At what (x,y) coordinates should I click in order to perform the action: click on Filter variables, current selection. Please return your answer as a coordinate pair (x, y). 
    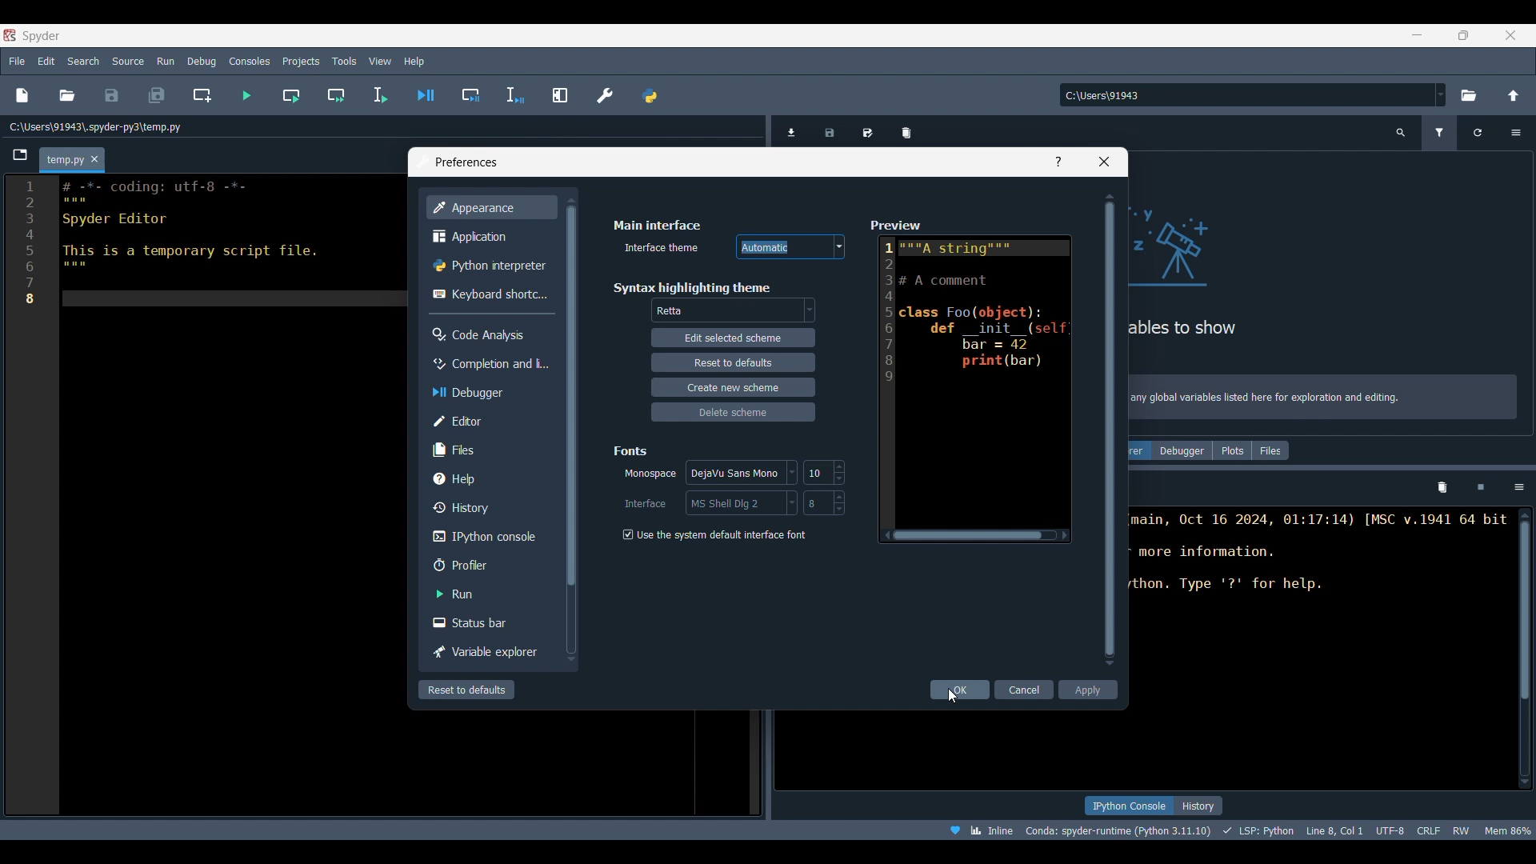
    Looking at the image, I should click on (1441, 133).